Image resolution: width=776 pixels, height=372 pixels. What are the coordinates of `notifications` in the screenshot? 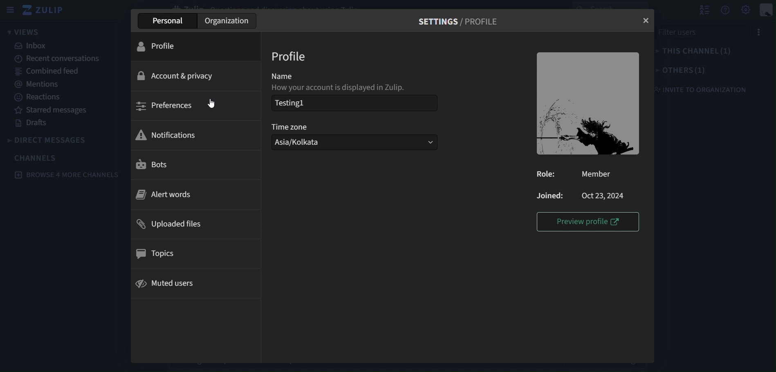 It's located at (193, 135).